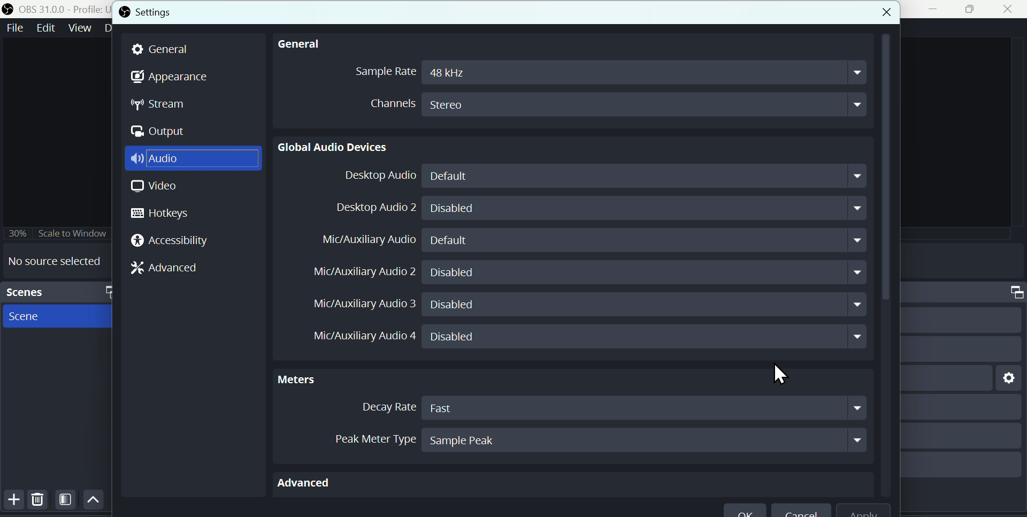  Describe the element at coordinates (362, 272) in the screenshot. I see `Mic/ Auxiliary Audio 2` at that location.